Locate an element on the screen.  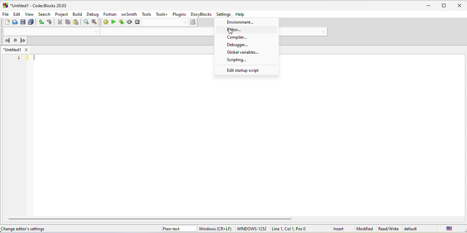
doxyblocks is located at coordinates (201, 14).